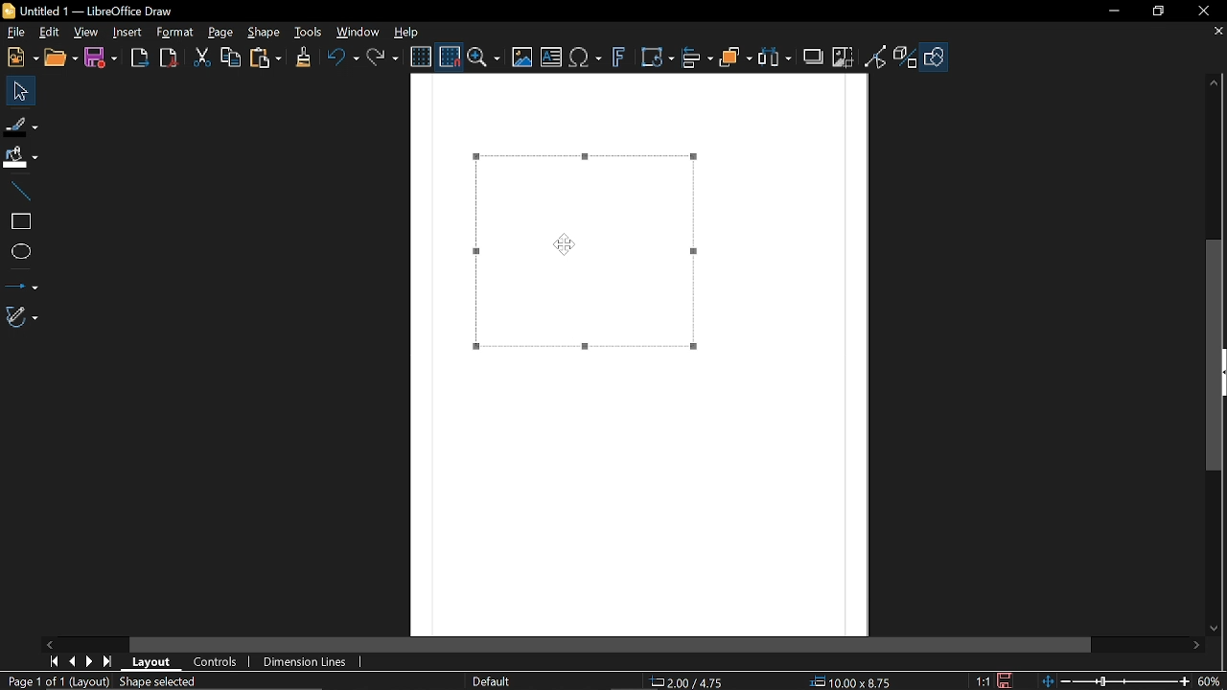  Describe the element at coordinates (19, 250) in the screenshot. I see `Ellipse` at that location.